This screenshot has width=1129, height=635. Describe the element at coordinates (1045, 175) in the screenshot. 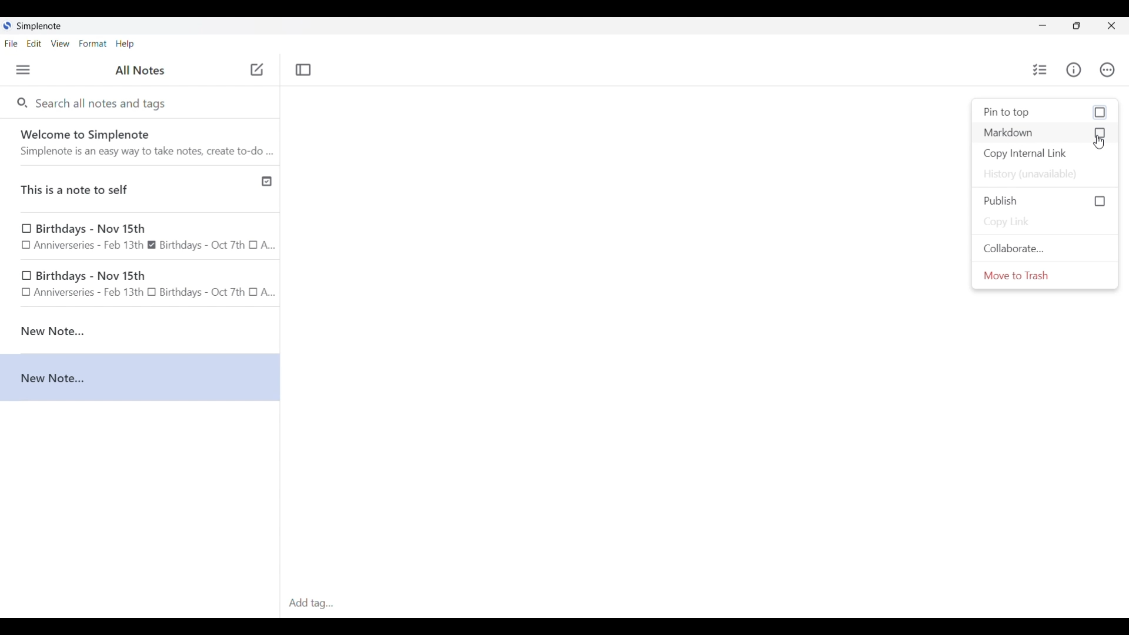

I see `History` at that location.